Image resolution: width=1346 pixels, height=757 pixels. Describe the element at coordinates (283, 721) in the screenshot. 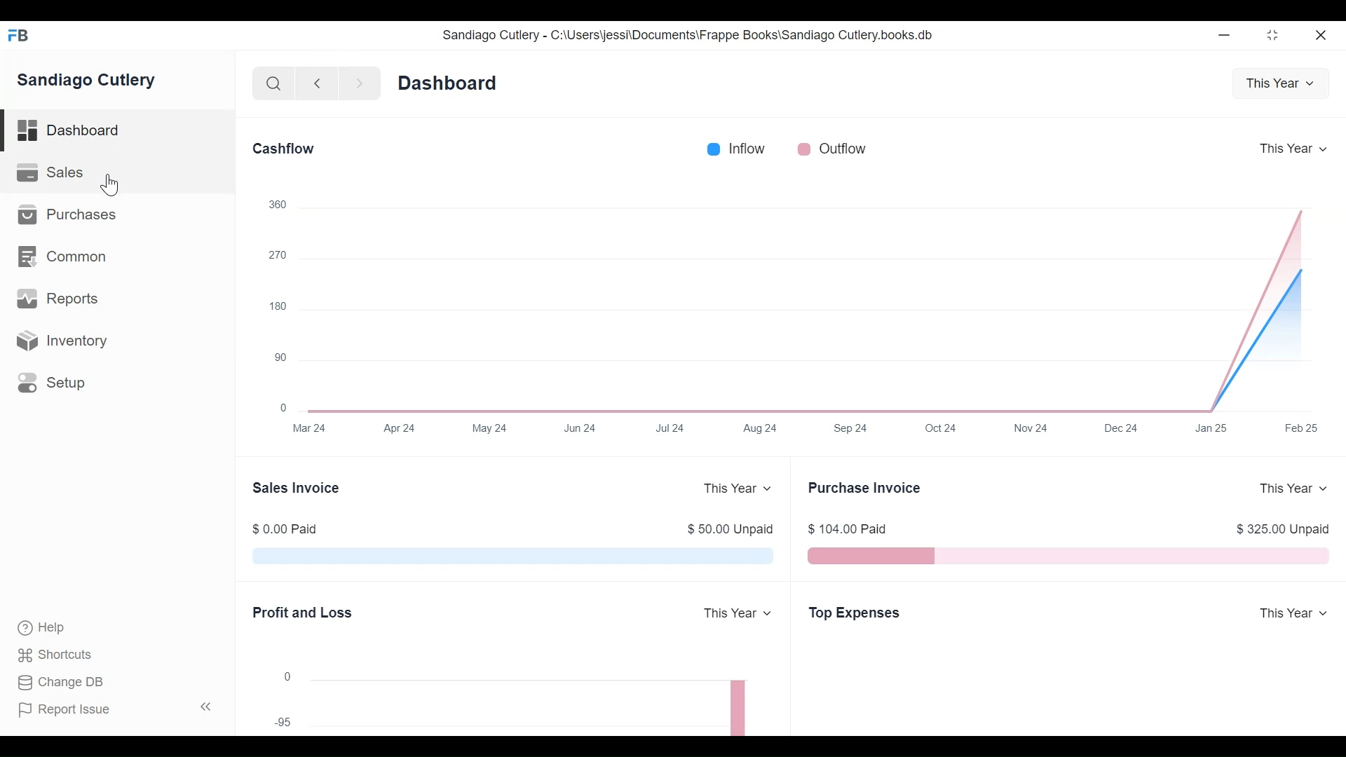

I see `95` at that location.